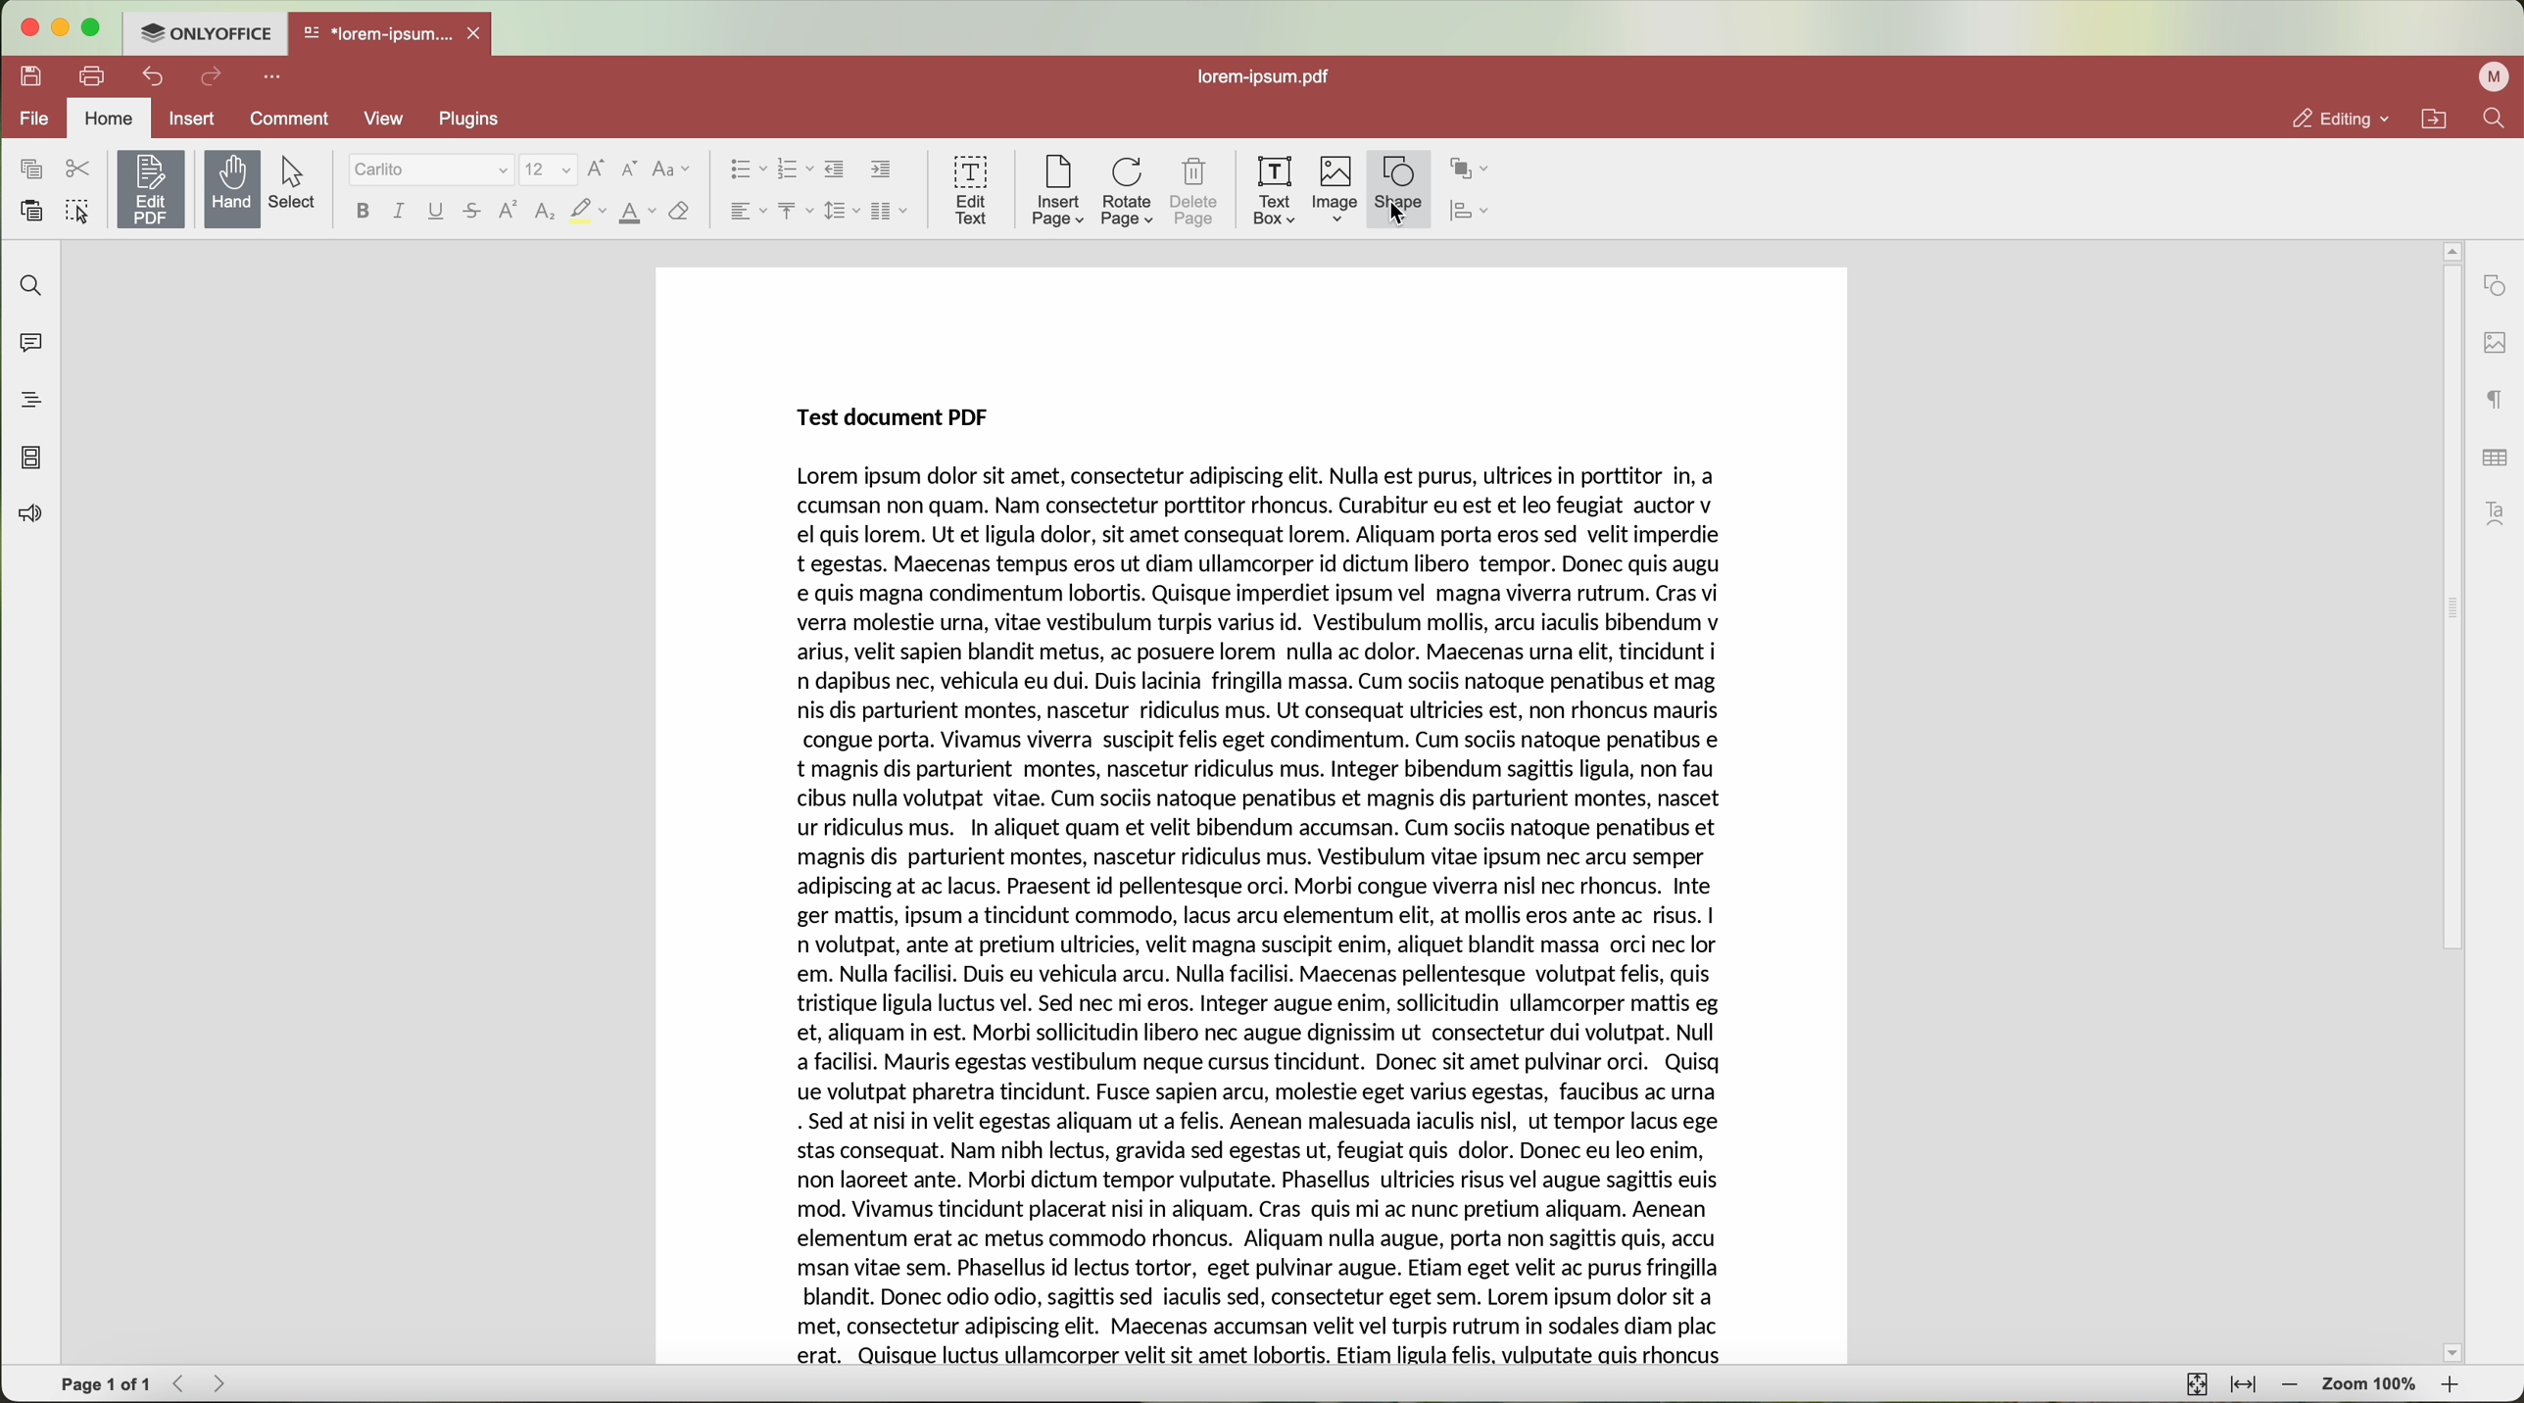  Describe the element at coordinates (891, 212) in the screenshot. I see `insert columns` at that location.